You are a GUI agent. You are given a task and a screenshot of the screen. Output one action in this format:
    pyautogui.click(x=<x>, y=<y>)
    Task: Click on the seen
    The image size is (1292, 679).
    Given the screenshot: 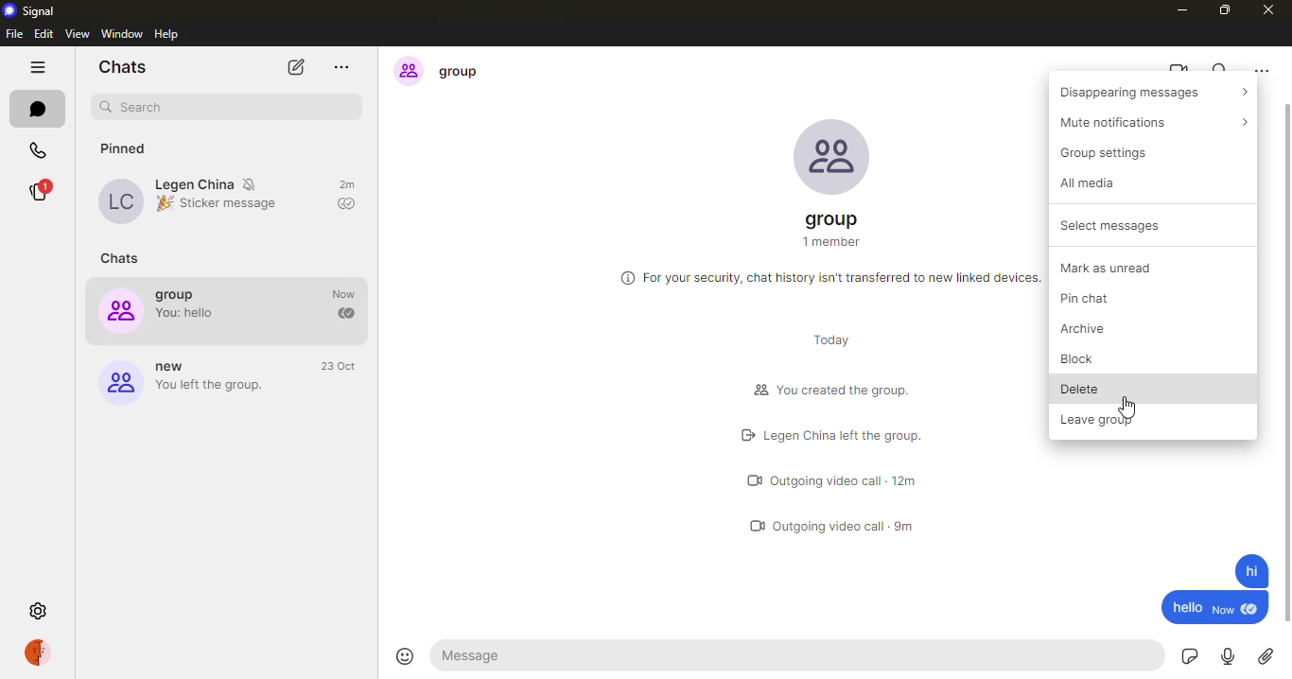 What is the action you would take?
    pyautogui.click(x=1256, y=612)
    